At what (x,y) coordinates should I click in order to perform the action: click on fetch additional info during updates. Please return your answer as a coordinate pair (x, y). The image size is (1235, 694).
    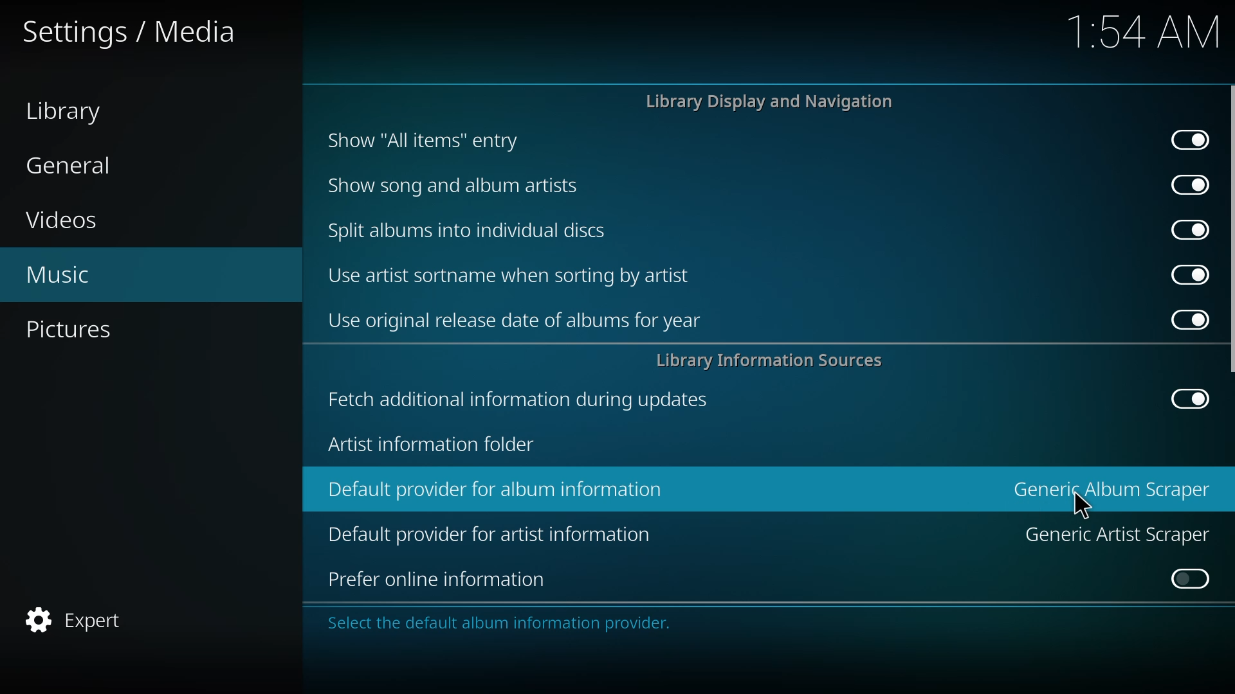
    Looking at the image, I should click on (519, 398).